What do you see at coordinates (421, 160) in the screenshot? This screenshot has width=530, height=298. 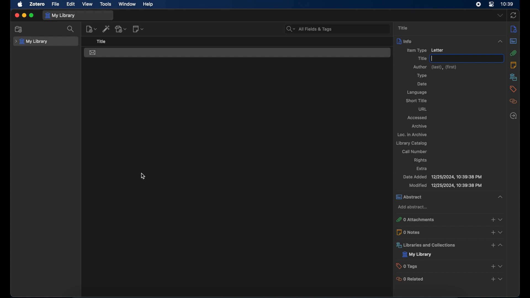 I see `rights` at bounding box center [421, 160].